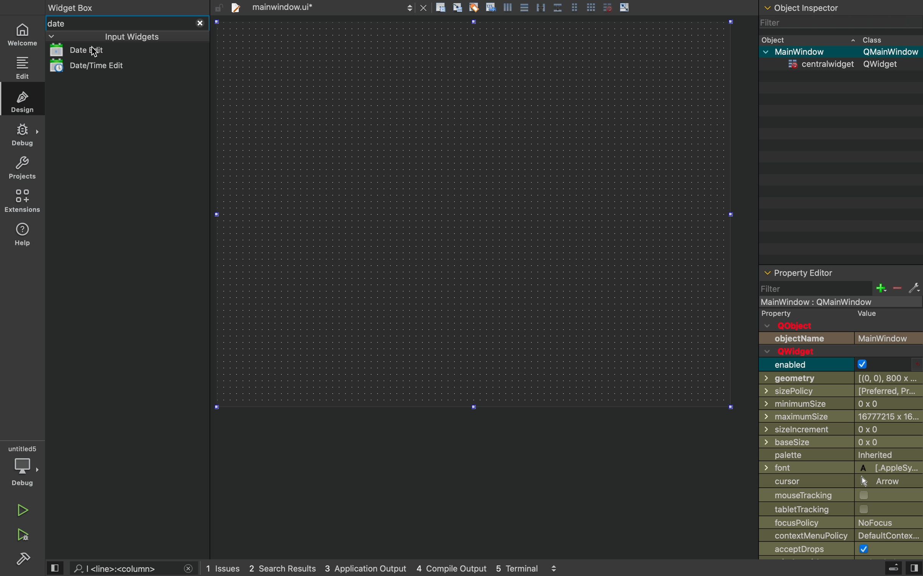  What do you see at coordinates (831, 39) in the screenshot?
I see `object` at bounding box center [831, 39].